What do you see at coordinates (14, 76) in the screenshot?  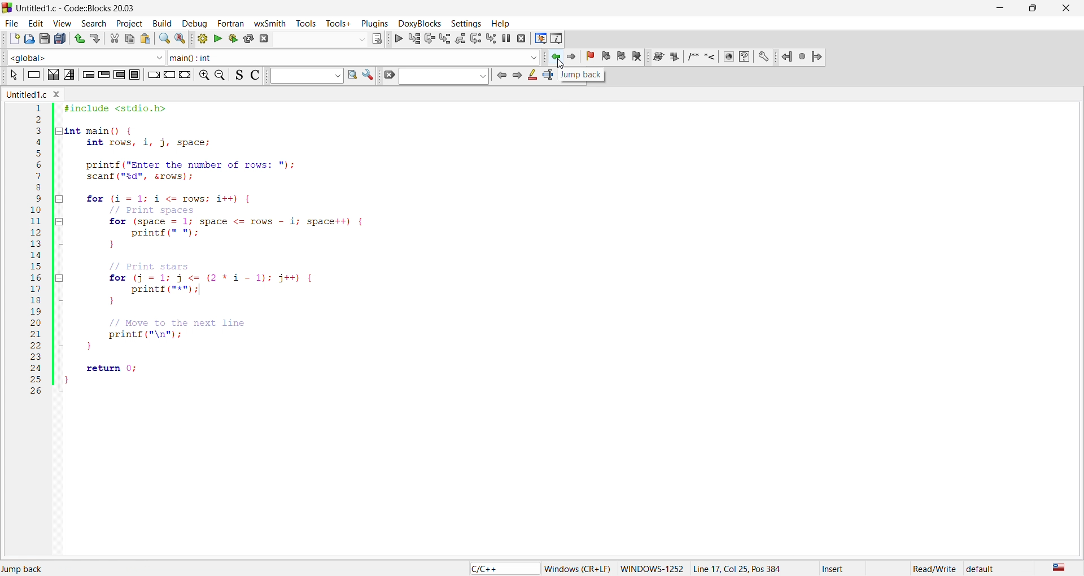 I see `icon` at bounding box center [14, 76].